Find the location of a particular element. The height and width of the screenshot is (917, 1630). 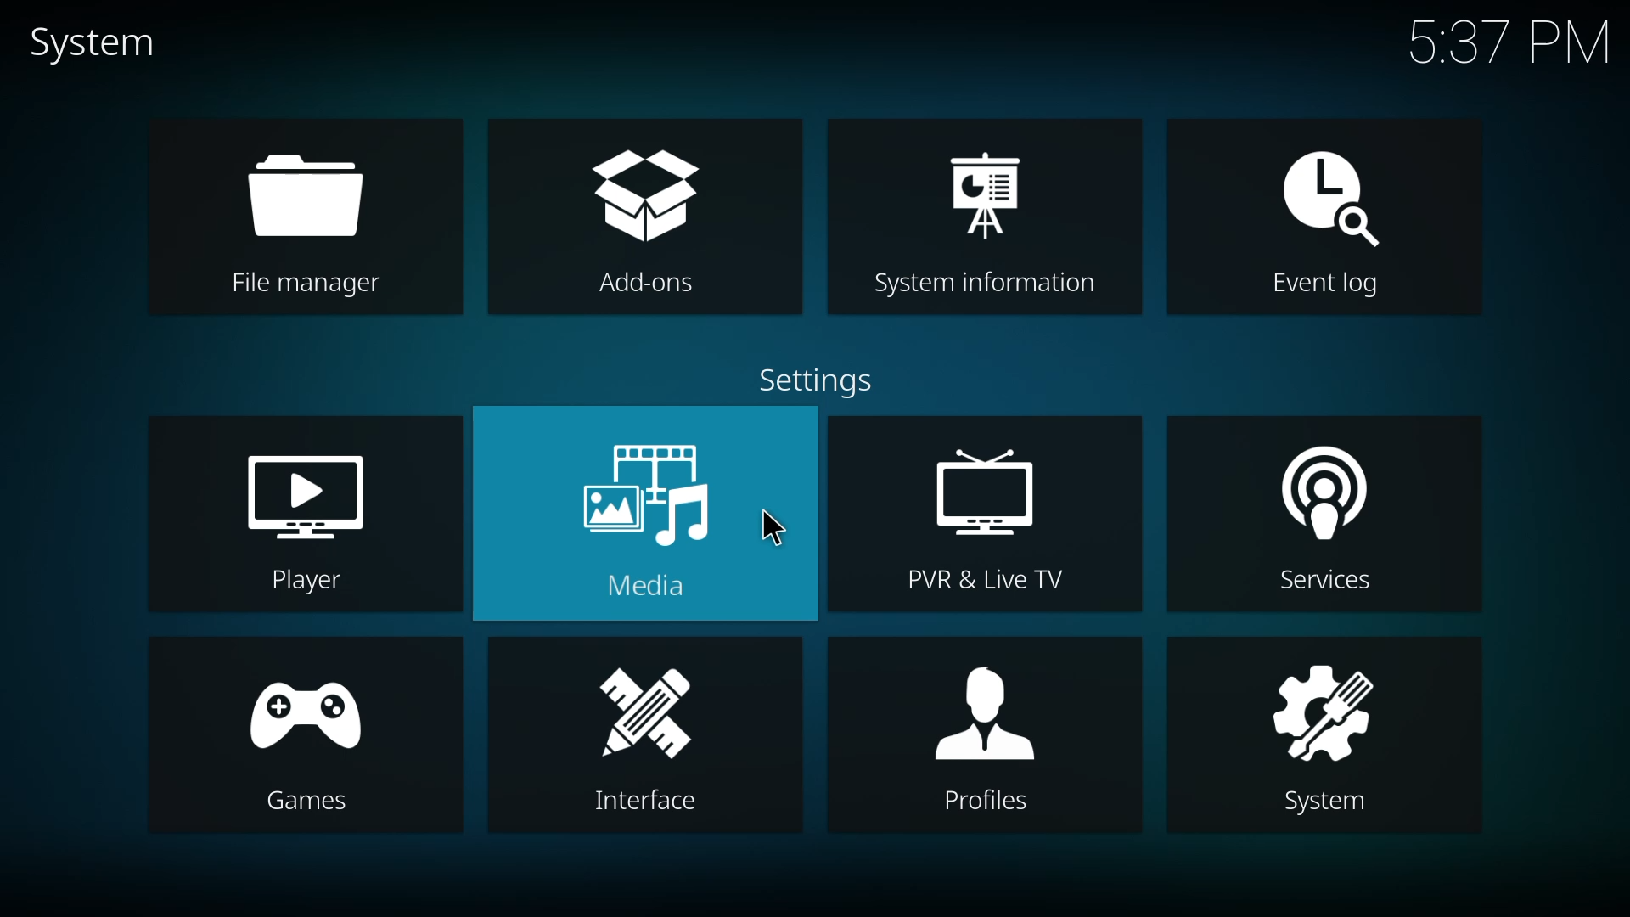

Media is located at coordinates (633, 588).